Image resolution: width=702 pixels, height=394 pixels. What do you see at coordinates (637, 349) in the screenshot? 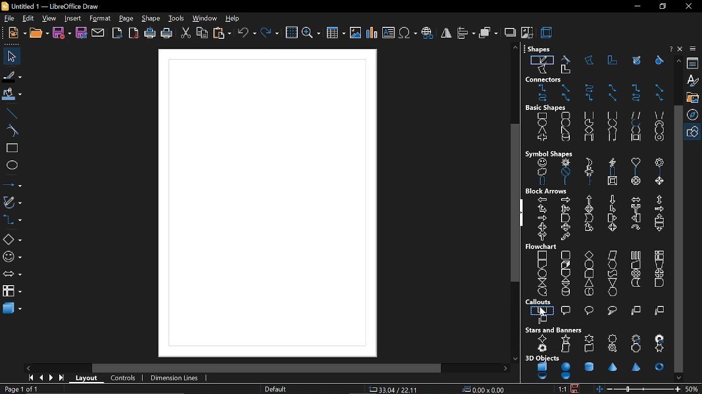
I see `doorplate` at bounding box center [637, 349].